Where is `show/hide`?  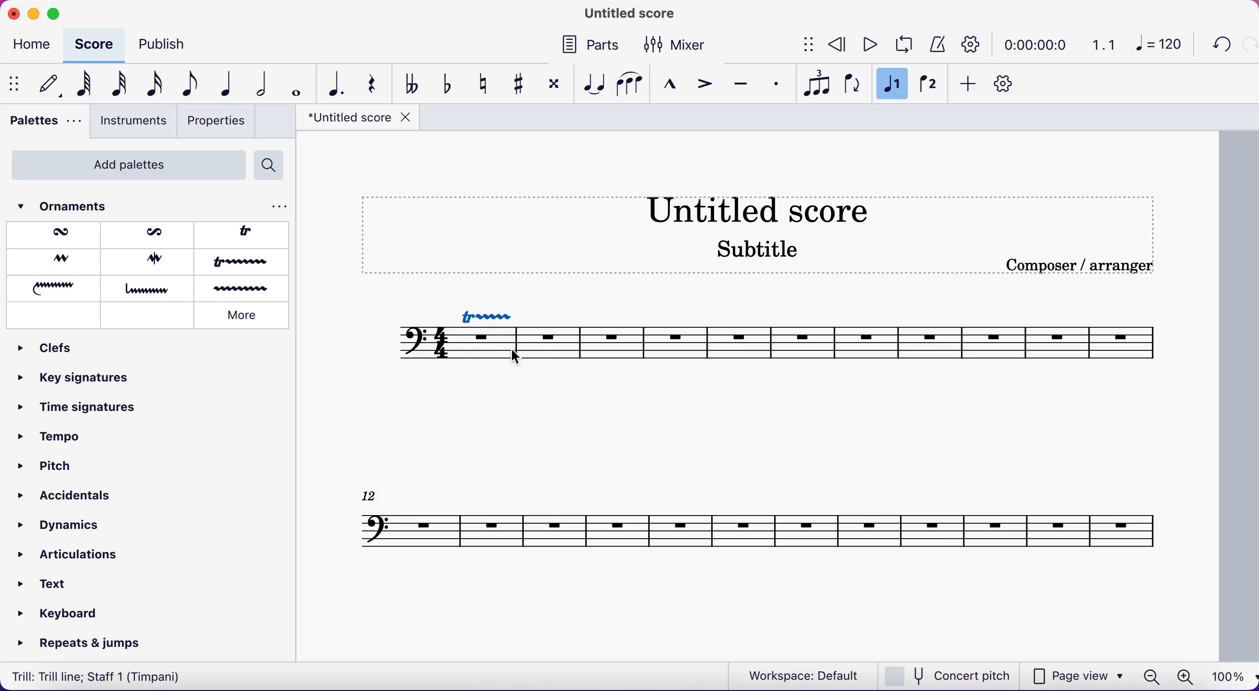 show/hide is located at coordinates (803, 46).